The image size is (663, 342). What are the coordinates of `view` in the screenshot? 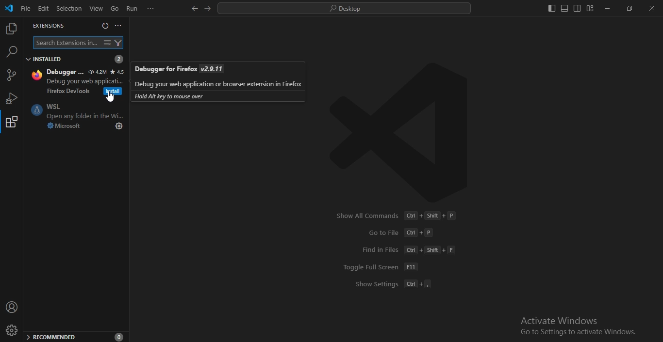 It's located at (96, 8).